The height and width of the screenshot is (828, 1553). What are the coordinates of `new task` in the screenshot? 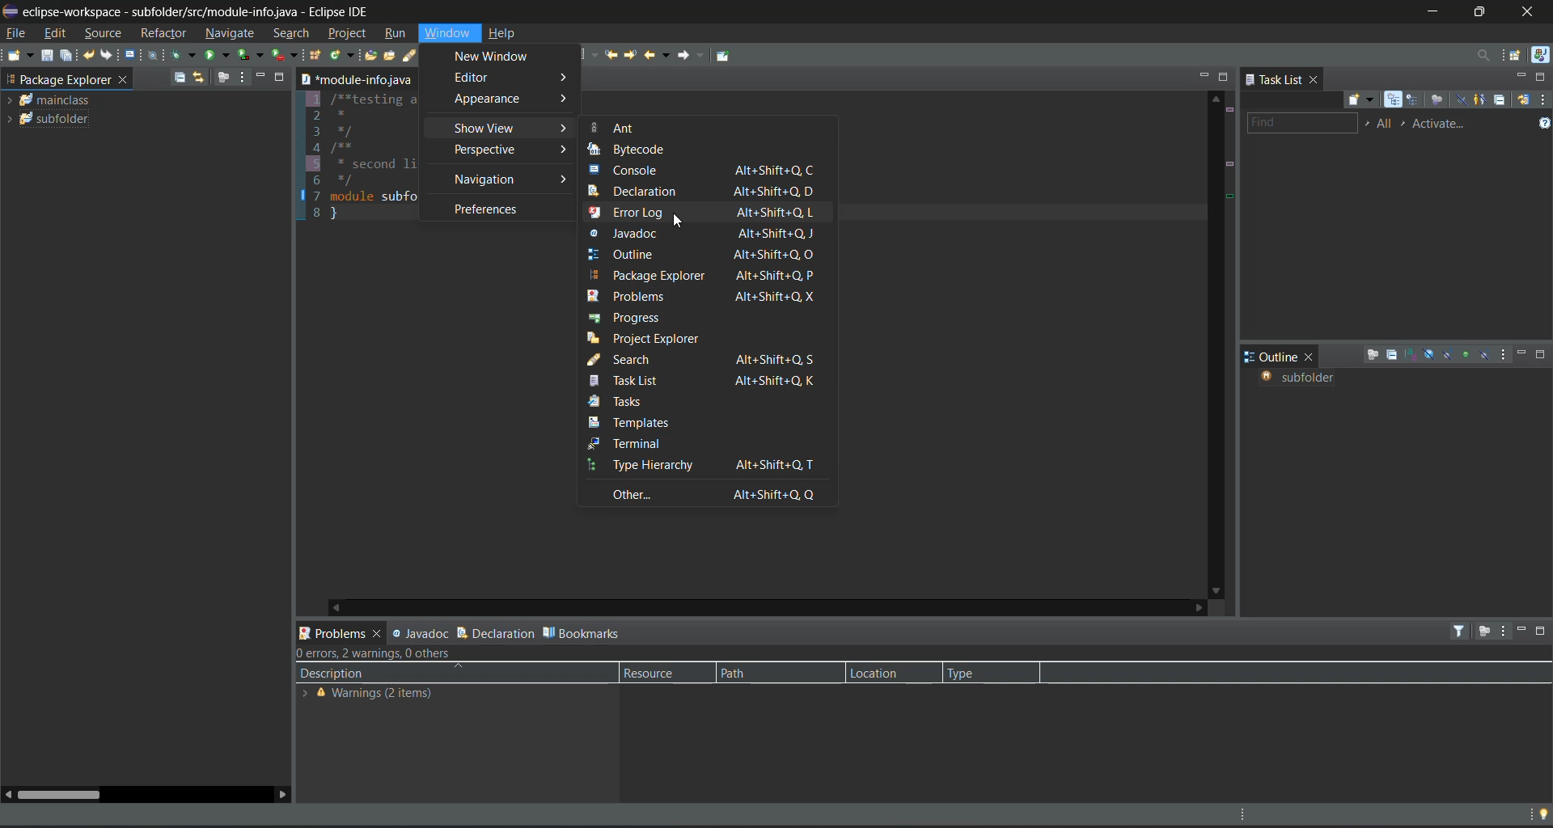 It's located at (1366, 99).